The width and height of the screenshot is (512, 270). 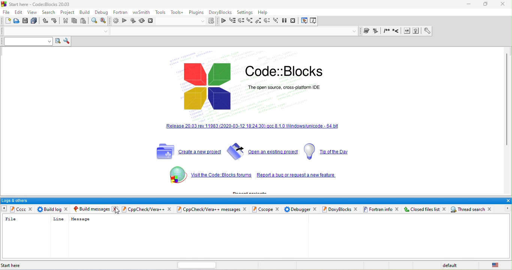 I want to click on save, so click(x=25, y=21).